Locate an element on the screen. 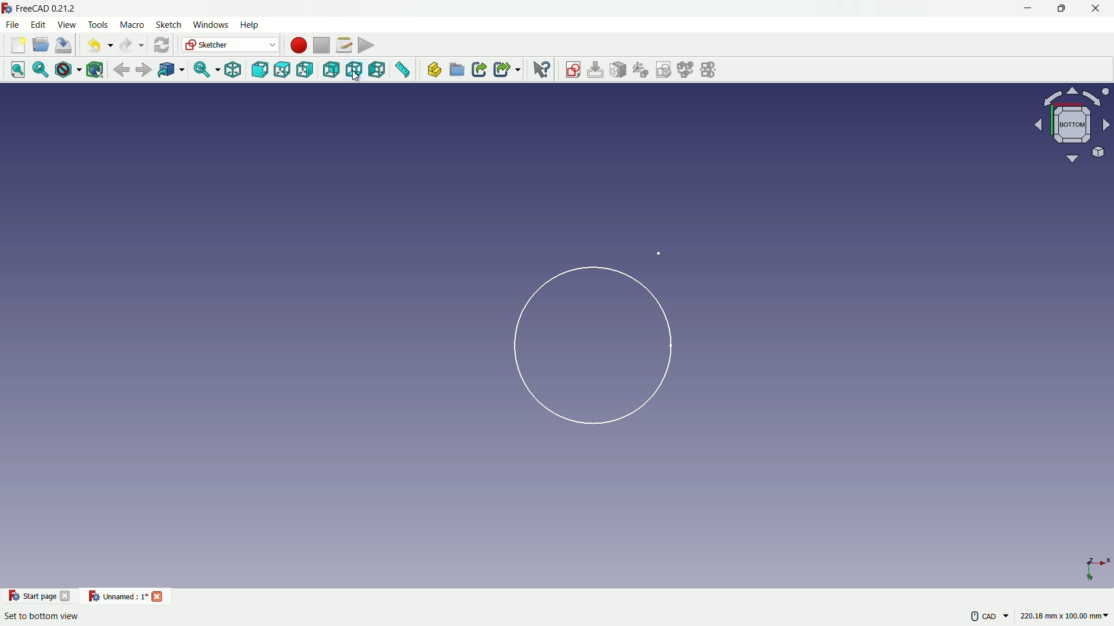 The width and height of the screenshot is (1114, 626). edit sketch is located at coordinates (596, 70).